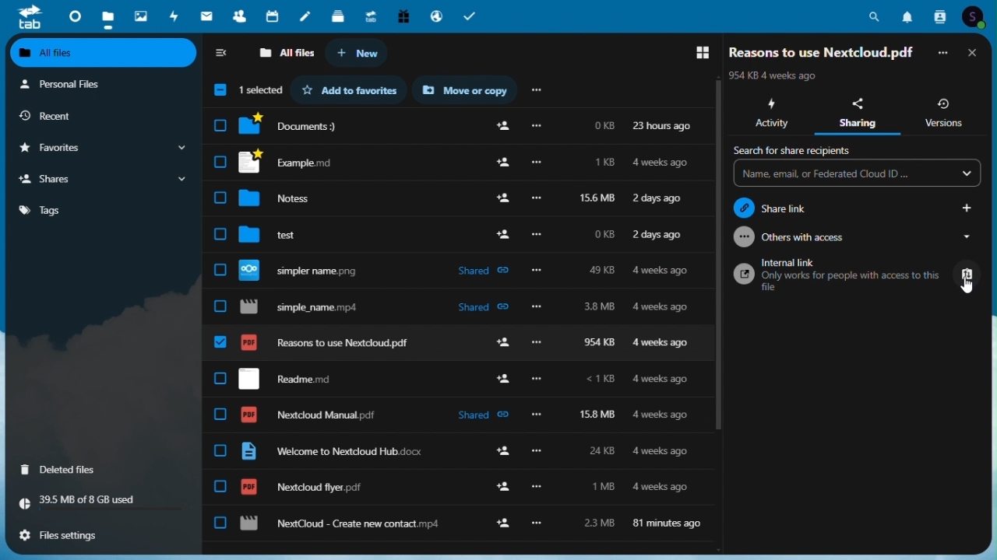  I want to click on checkbox, so click(220, 523).